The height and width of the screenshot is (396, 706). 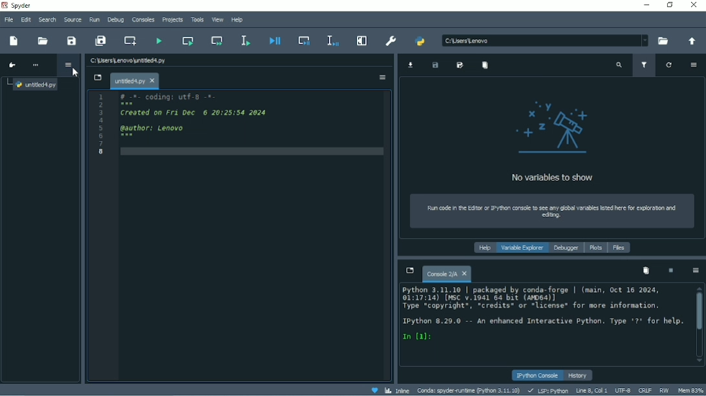 I want to click on Options, so click(x=67, y=64).